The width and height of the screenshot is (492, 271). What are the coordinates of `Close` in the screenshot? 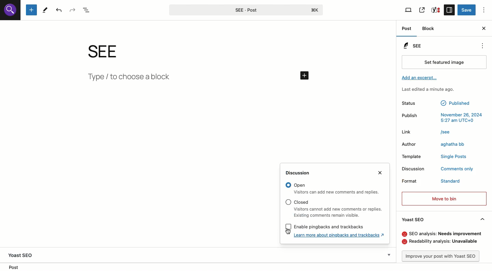 It's located at (382, 173).